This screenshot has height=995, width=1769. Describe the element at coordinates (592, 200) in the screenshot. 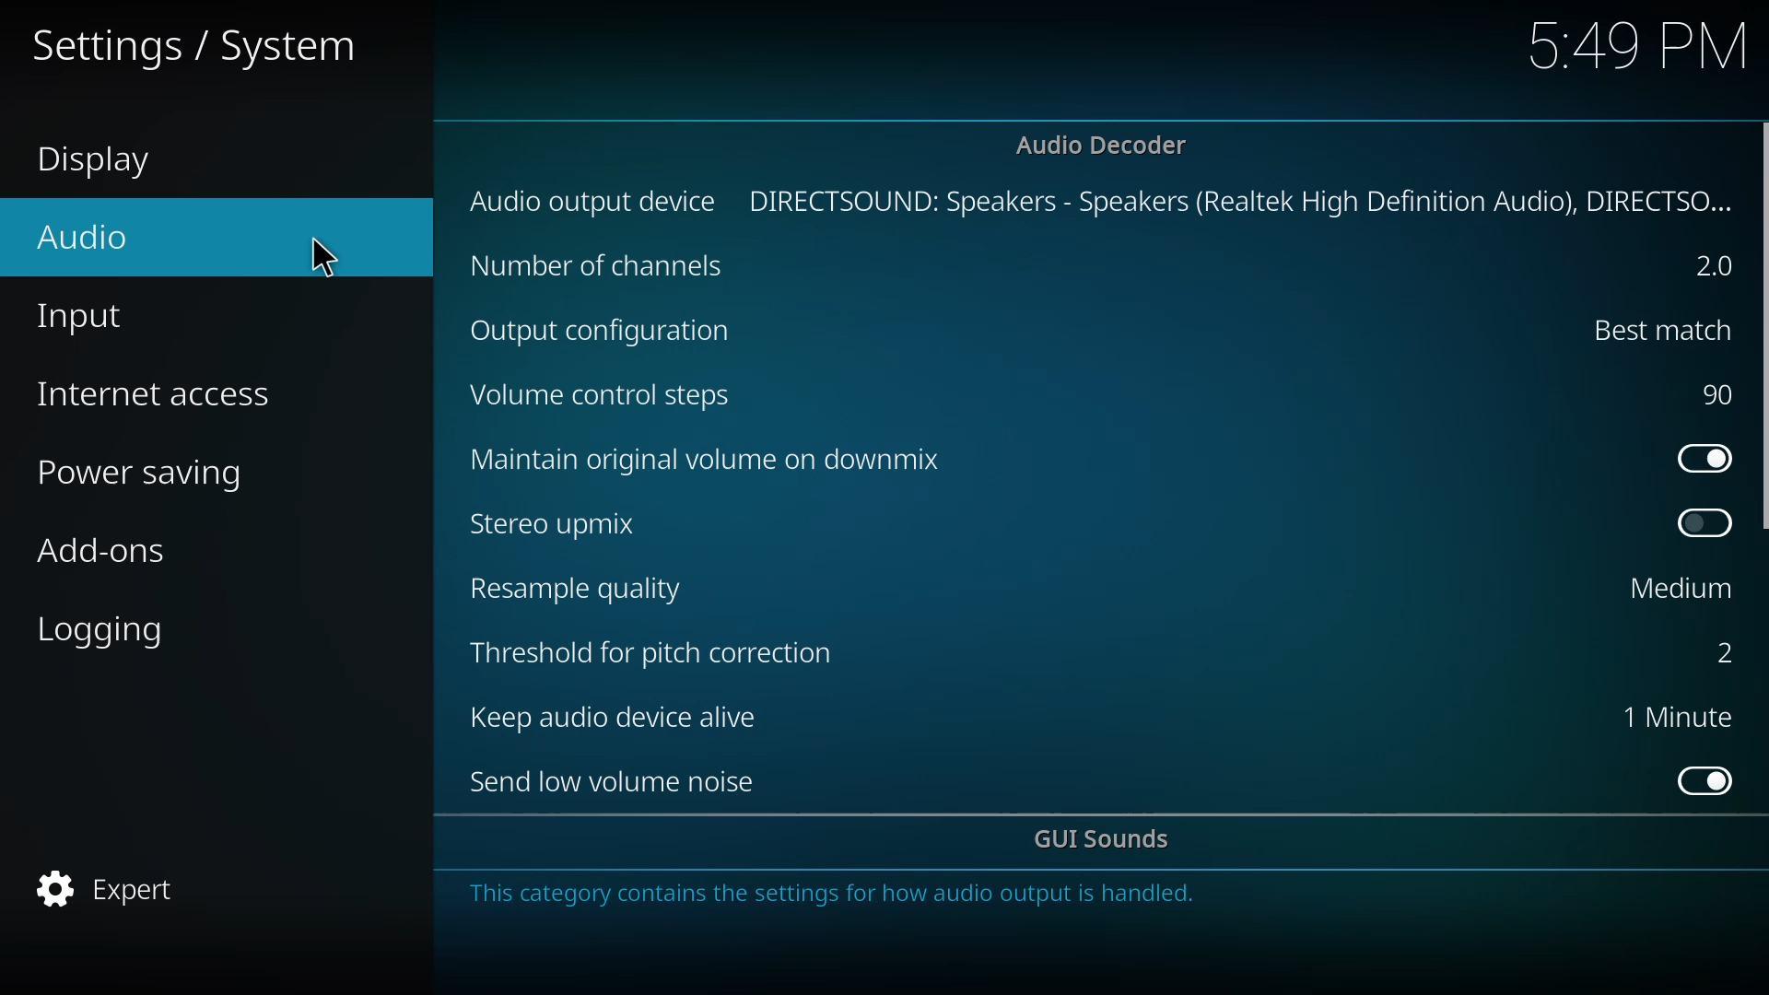

I see `audio output device` at that location.